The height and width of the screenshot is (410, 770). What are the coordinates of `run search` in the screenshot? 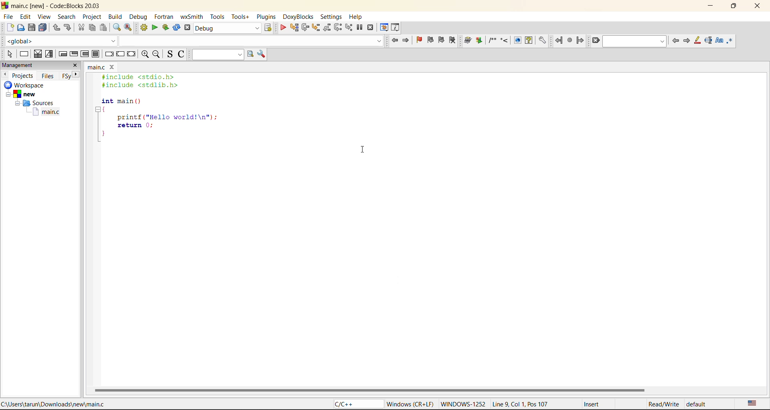 It's located at (251, 55).